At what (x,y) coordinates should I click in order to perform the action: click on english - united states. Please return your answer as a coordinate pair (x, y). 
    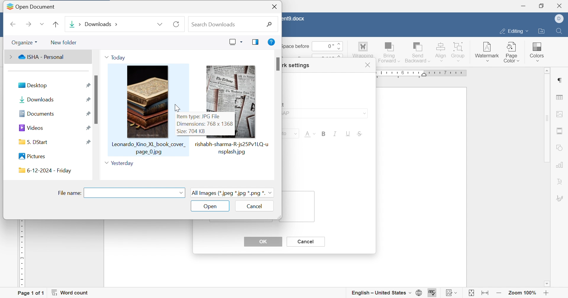
    Looking at the image, I should click on (381, 293).